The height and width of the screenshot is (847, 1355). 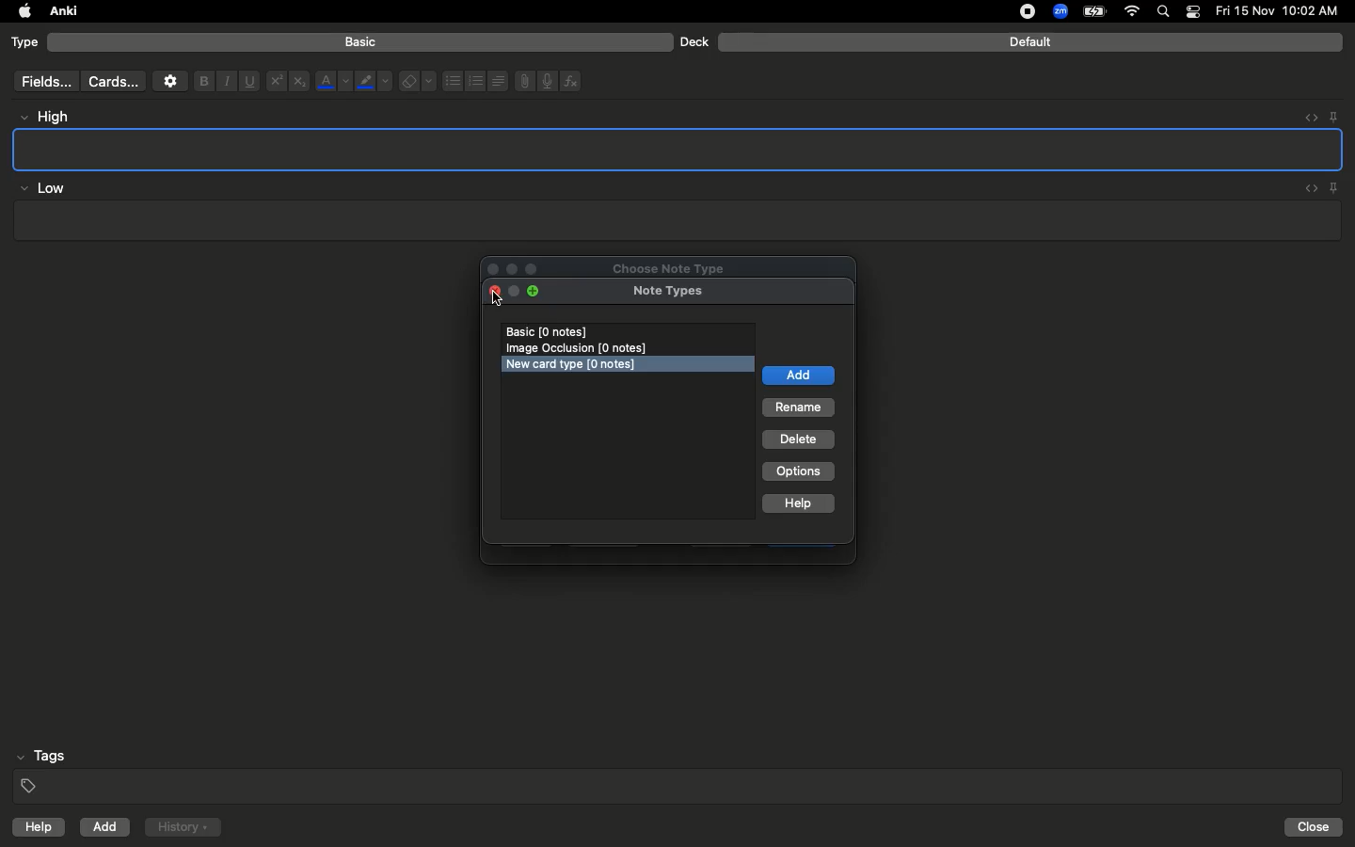 I want to click on help, so click(x=35, y=829).